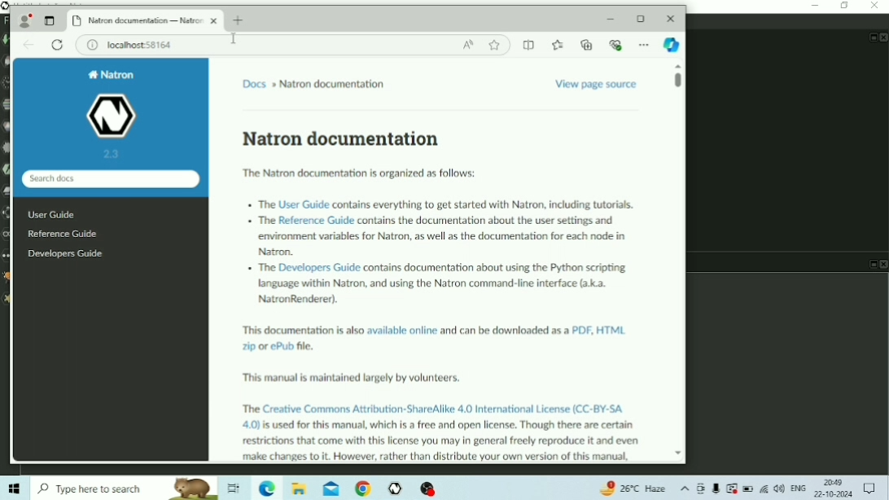 The image size is (889, 500). I want to click on Google Chrome, so click(363, 489).